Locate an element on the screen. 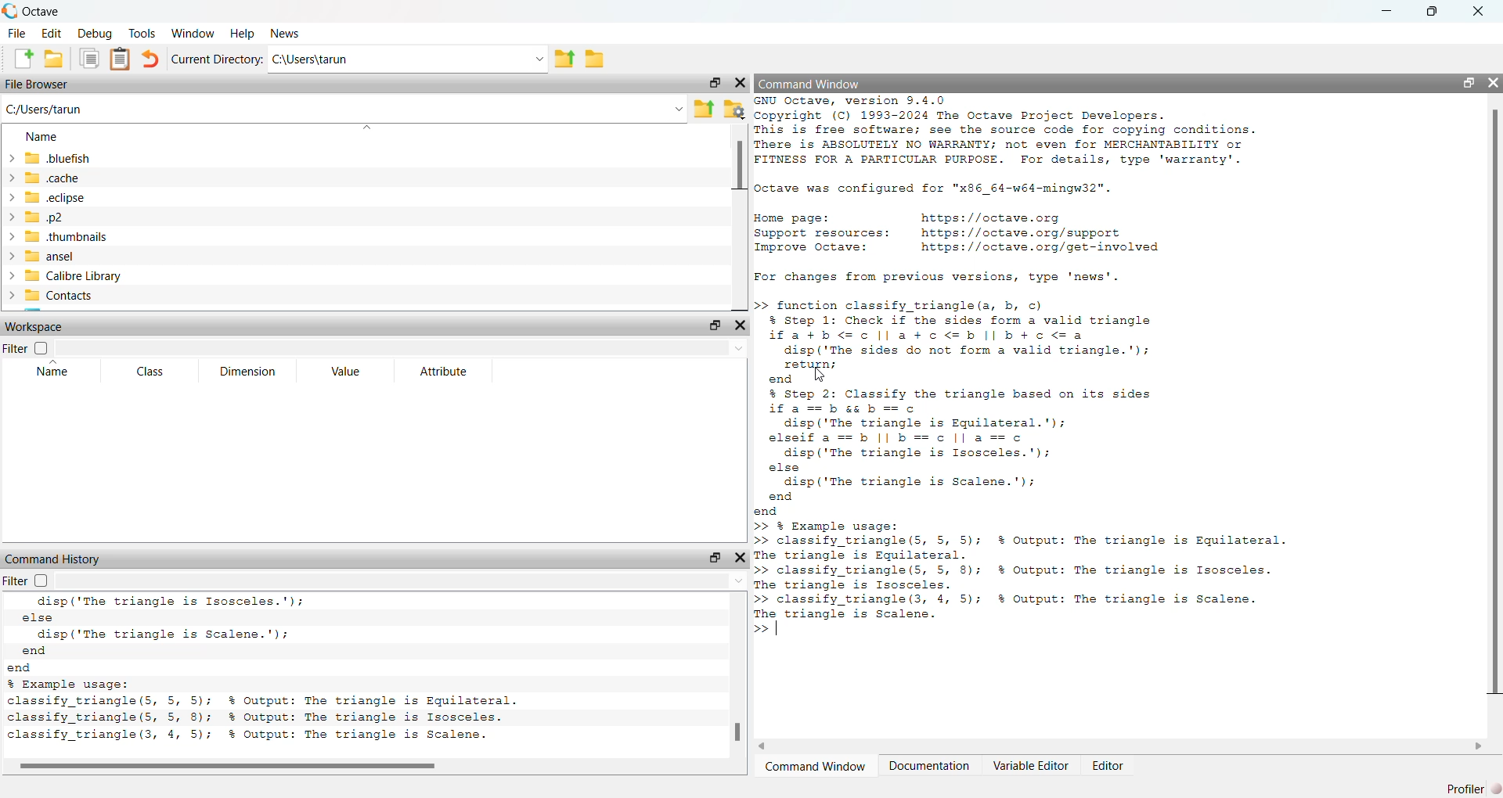  documentation is located at coordinates (929, 765).